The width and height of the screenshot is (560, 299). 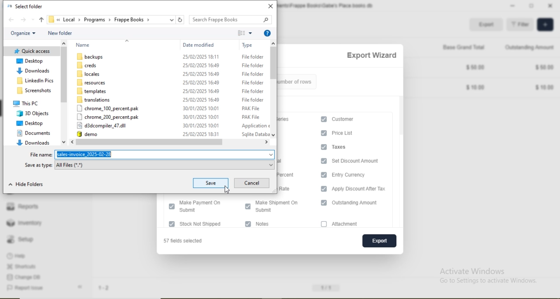 I want to click on refresh, so click(x=181, y=21).